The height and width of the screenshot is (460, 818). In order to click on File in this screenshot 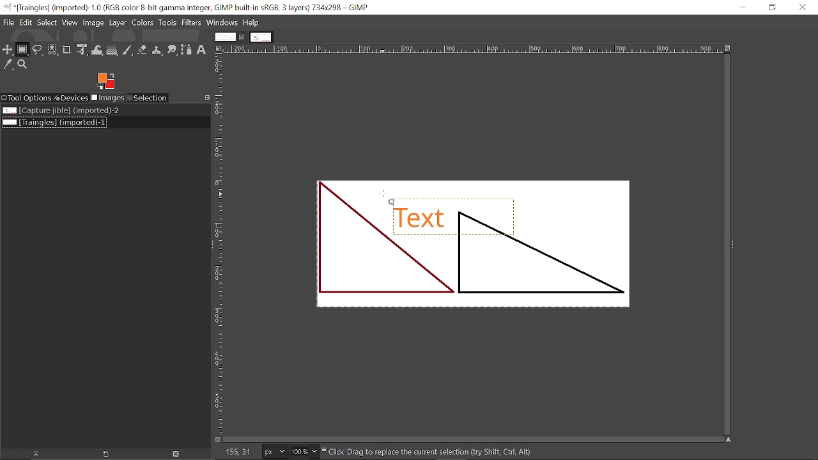, I will do `click(8, 22)`.